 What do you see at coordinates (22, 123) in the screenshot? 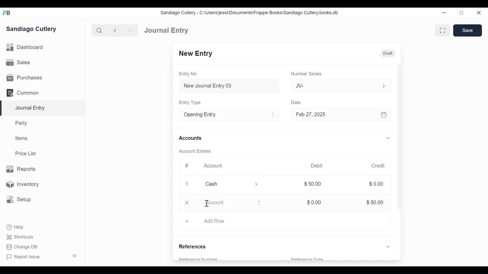
I see `Party` at bounding box center [22, 123].